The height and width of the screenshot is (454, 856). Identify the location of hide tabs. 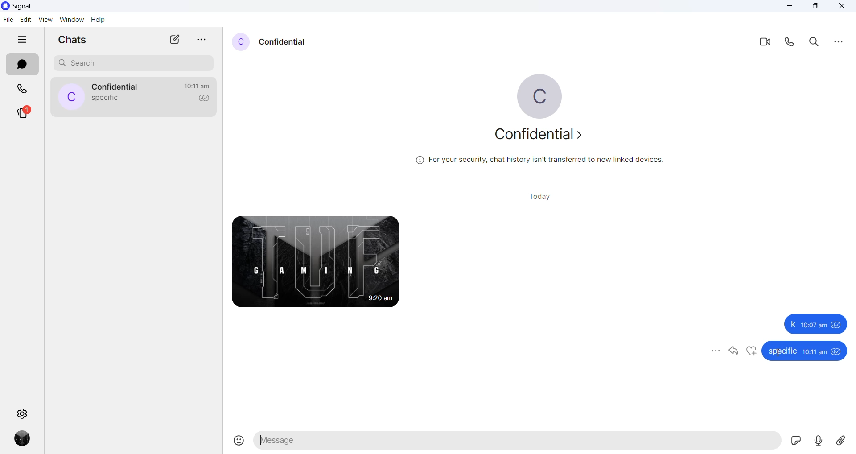
(22, 40).